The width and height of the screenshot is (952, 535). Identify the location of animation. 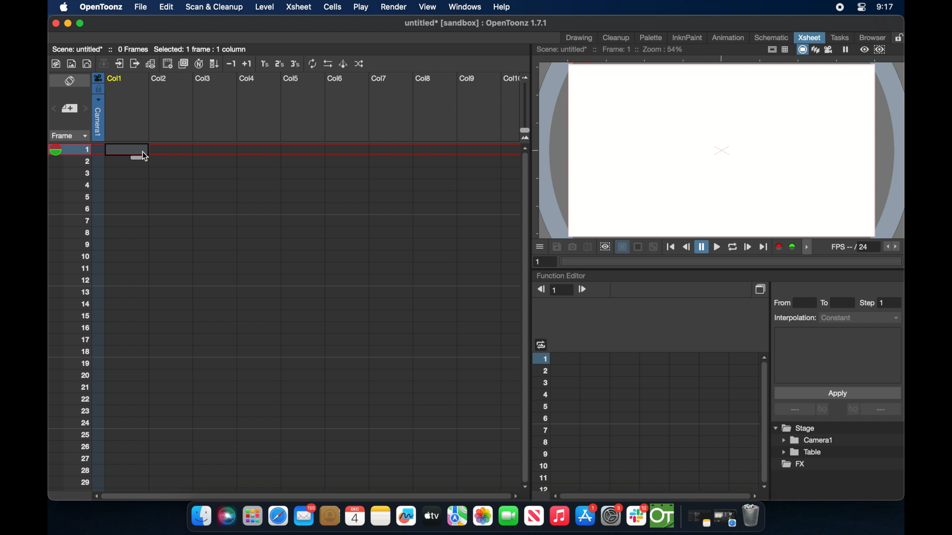
(728, 38).